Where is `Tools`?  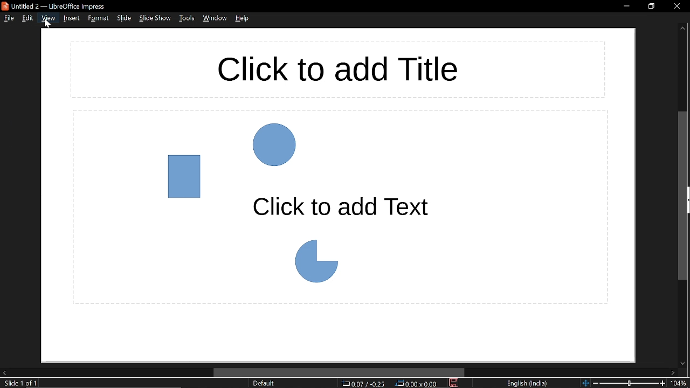
Tools is located at coordinates (187, 19).